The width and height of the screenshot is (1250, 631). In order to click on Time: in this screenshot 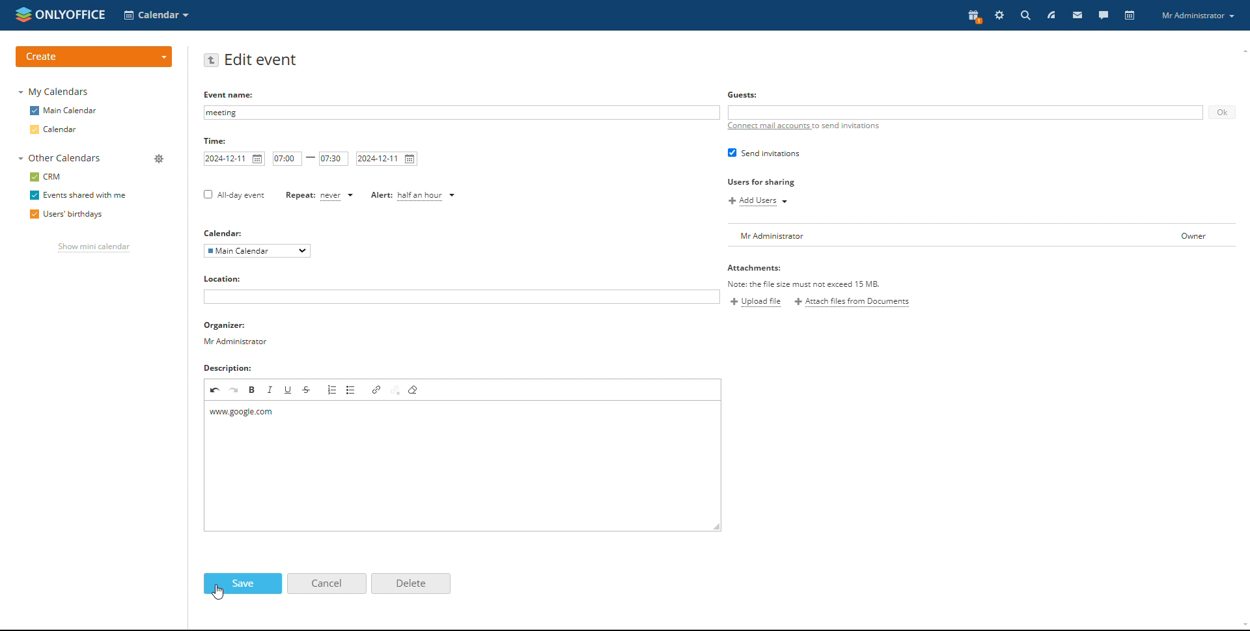, I will do `click(215, 141)`.